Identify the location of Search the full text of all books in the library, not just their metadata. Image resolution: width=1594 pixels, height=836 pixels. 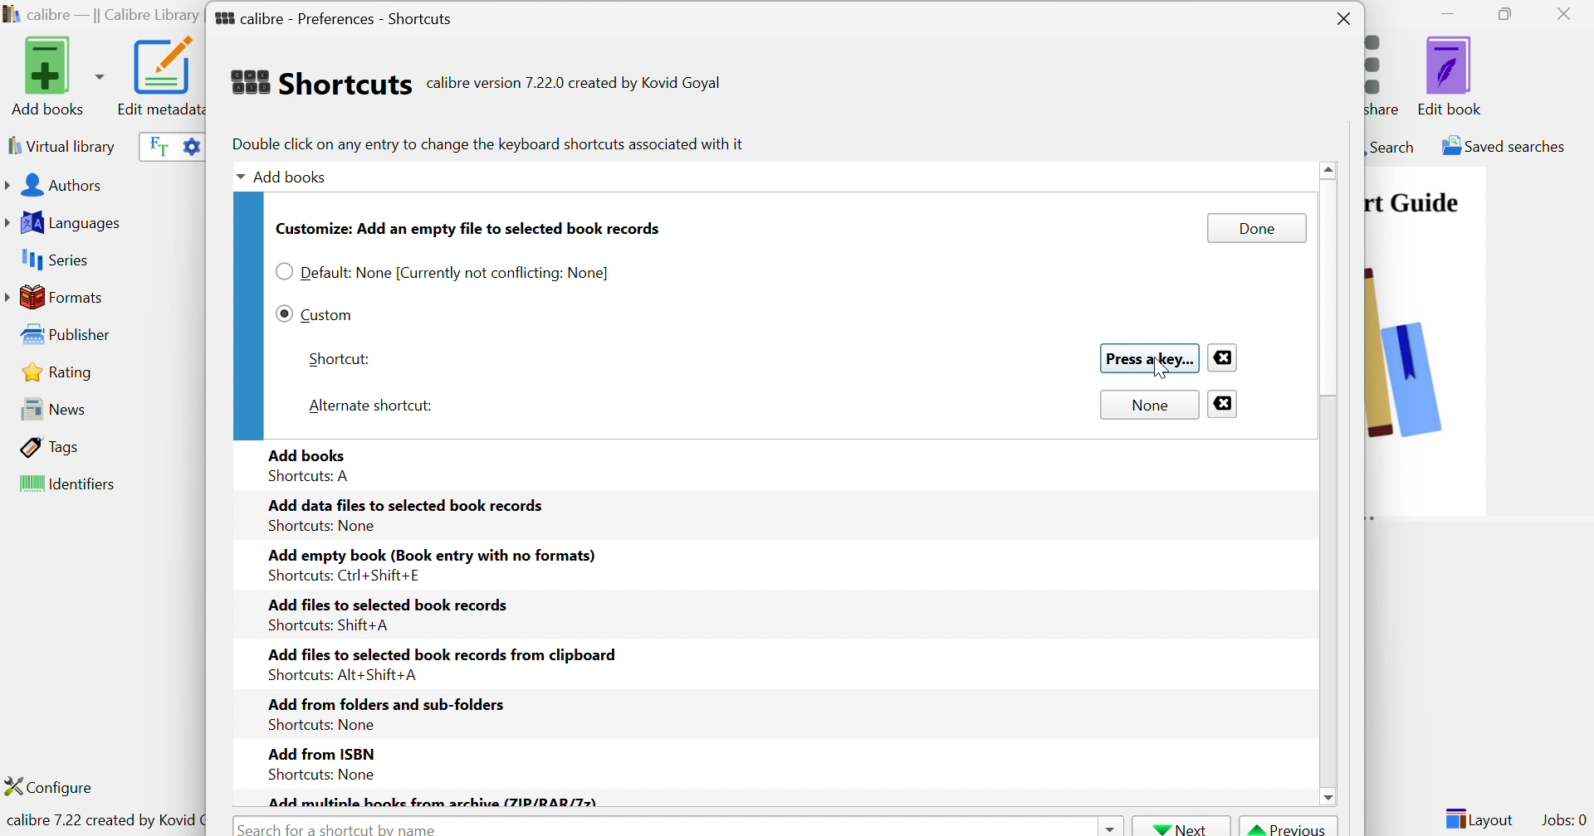
(155, 145).